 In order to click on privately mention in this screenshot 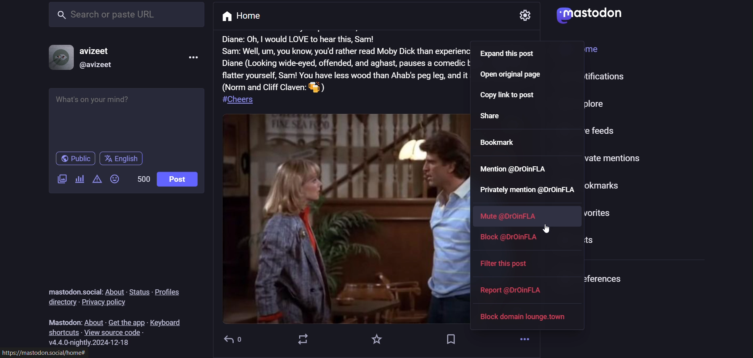, I will do `click(528, 190)`.